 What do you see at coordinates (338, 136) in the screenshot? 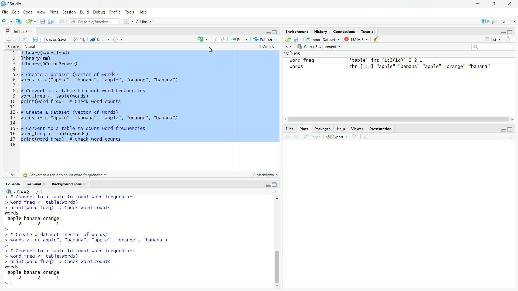
I see `Export` at bounding box center [338, 136].